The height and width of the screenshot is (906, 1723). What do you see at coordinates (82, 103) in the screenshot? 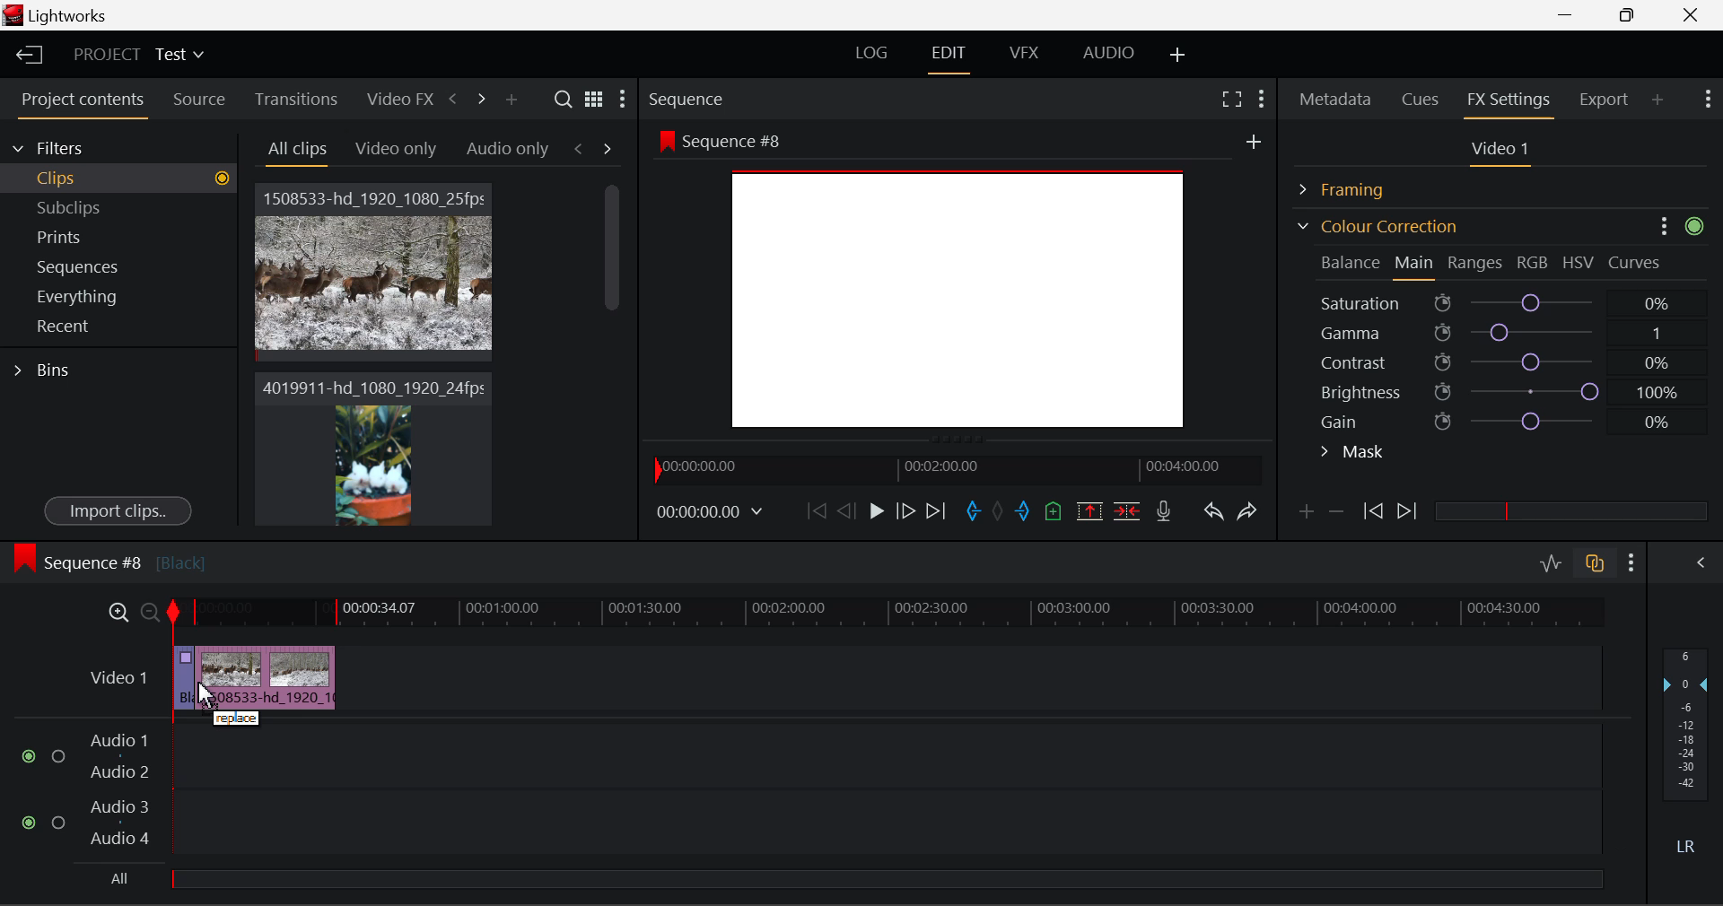
I see `Project contents` at bounding box center [82, 103].